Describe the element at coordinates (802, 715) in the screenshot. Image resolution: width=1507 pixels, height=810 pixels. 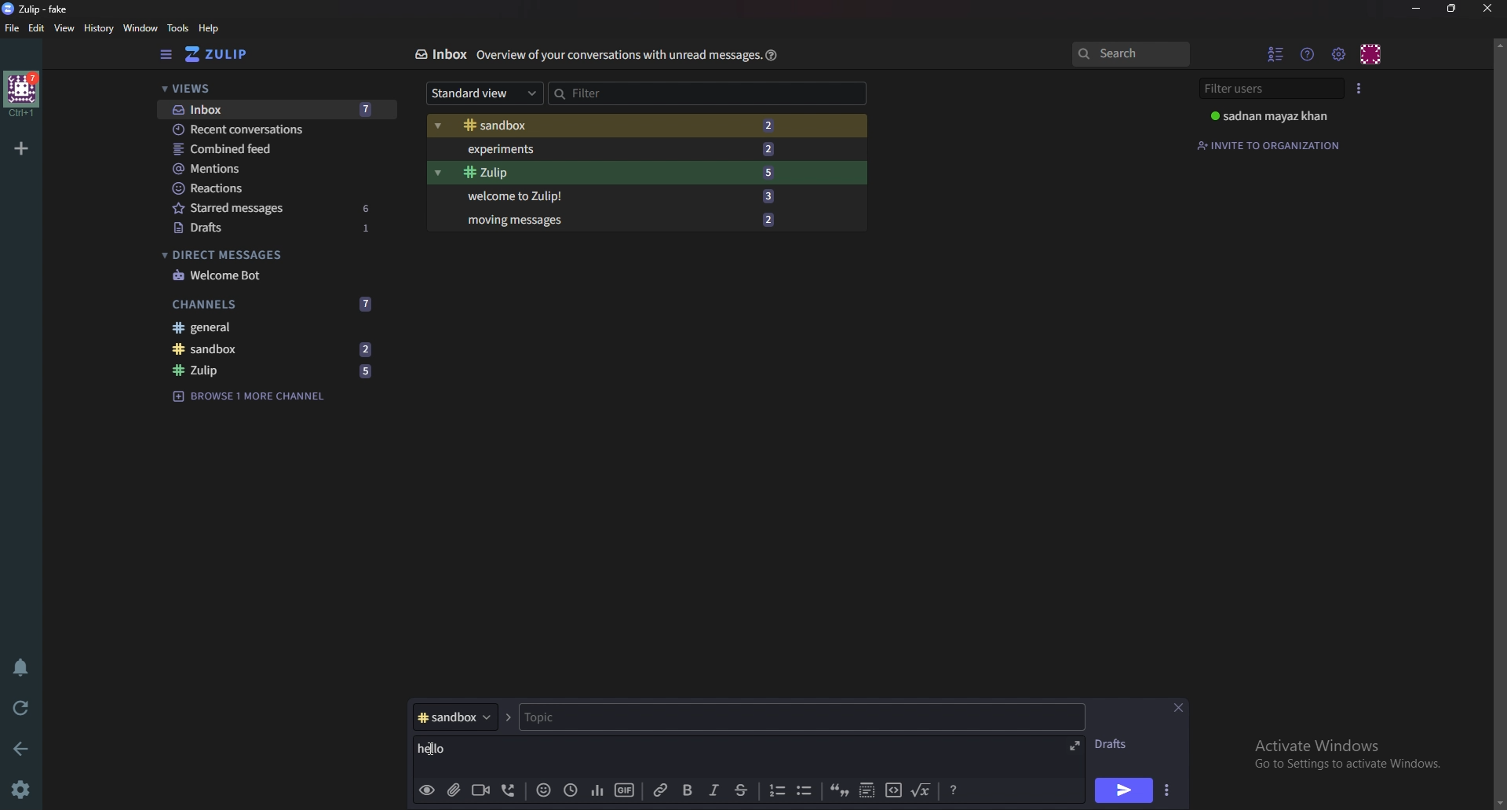
I see `Topic` at that location.